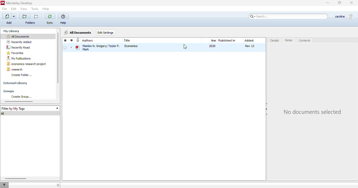  I want to click on edit, so click(14, 9).